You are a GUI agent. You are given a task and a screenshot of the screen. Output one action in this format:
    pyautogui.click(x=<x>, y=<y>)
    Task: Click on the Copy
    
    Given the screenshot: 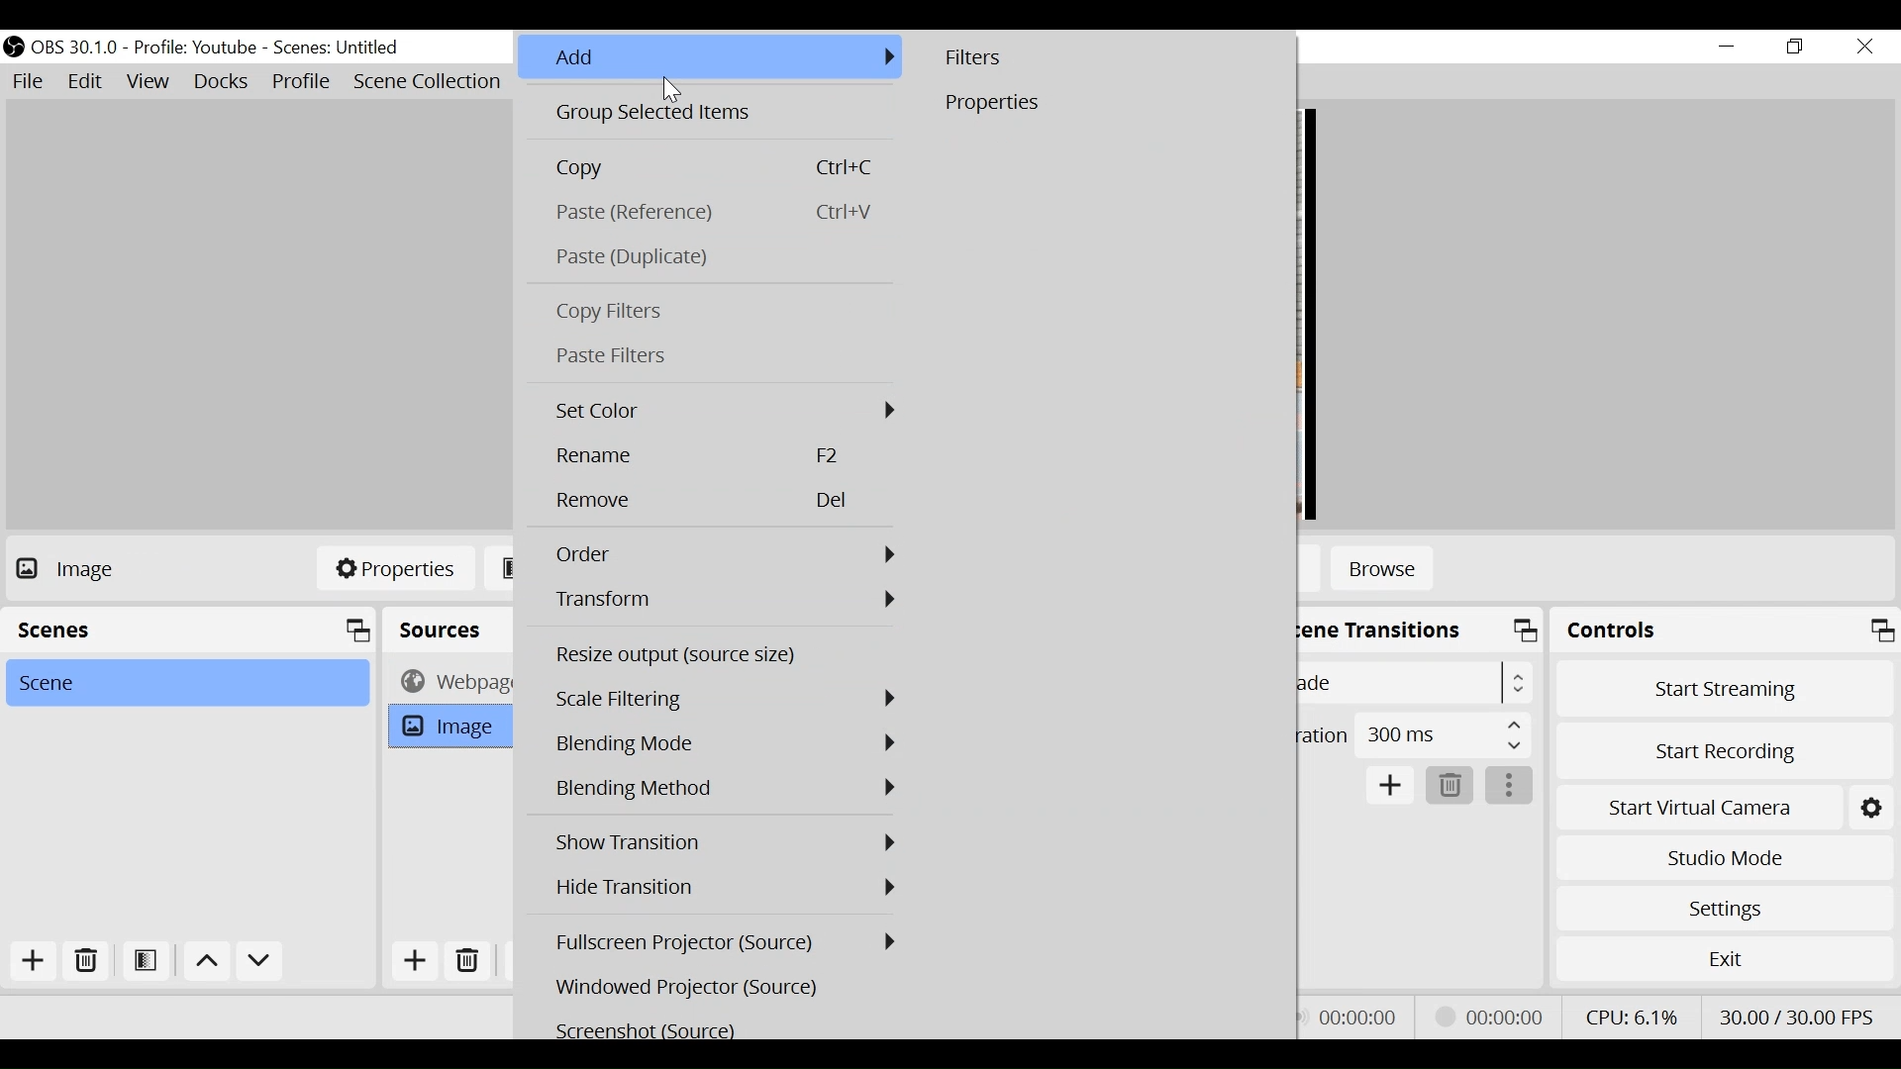 What is the action you would take?
    pyautogui.click(x=710, y=168)
    